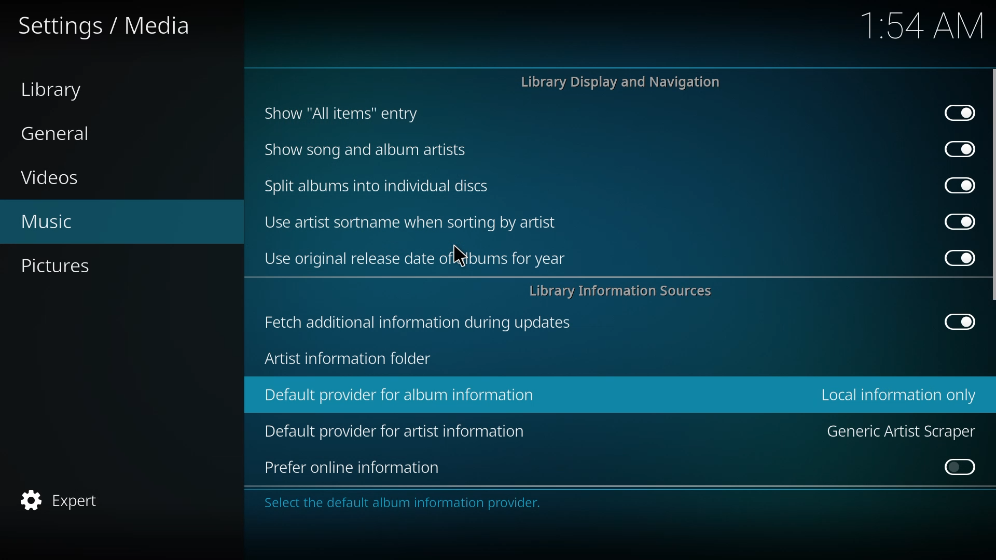 The height and width of the screenshot is (560, 996). Describe the element at coordinates (900, 430) in the screenshot. I see `generic` at that location.